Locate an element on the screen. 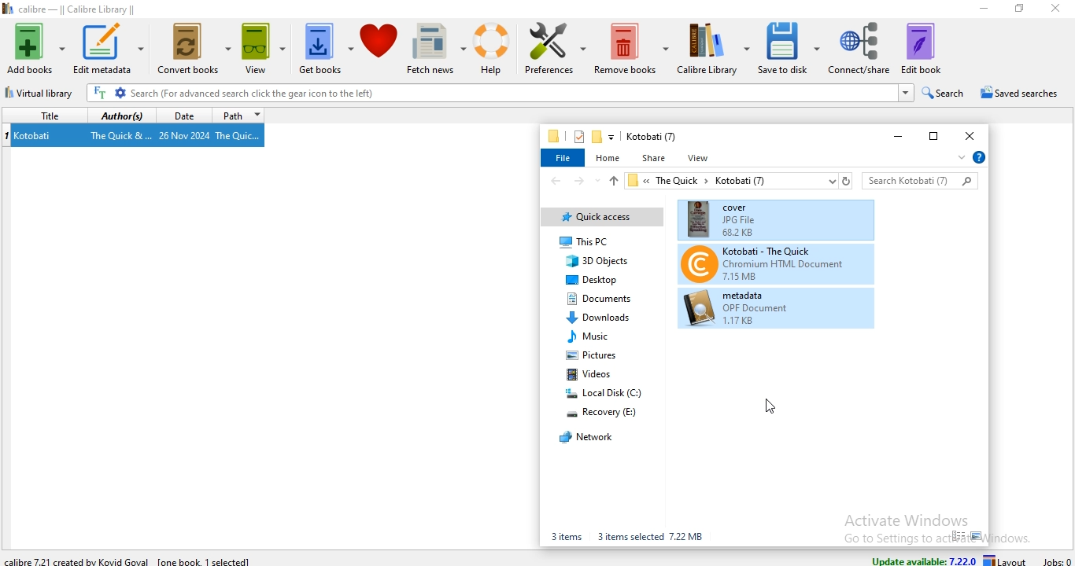 This screenshot has width=1075, height=566. fetch news is located at coordinates (436, 47).